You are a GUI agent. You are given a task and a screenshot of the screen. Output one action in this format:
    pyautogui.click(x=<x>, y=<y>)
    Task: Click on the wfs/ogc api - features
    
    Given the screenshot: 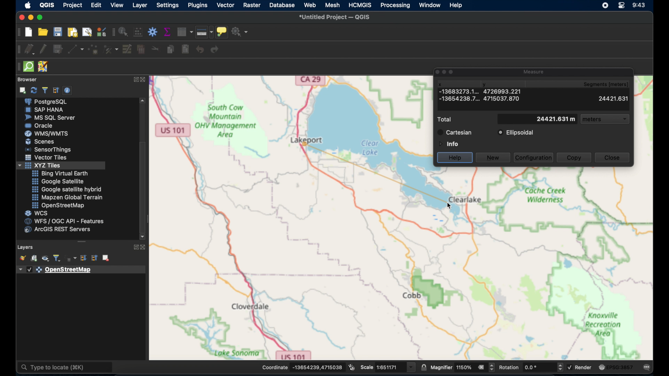 What is the action you would take?
    pyautogui.click(x=64, y=221)
    